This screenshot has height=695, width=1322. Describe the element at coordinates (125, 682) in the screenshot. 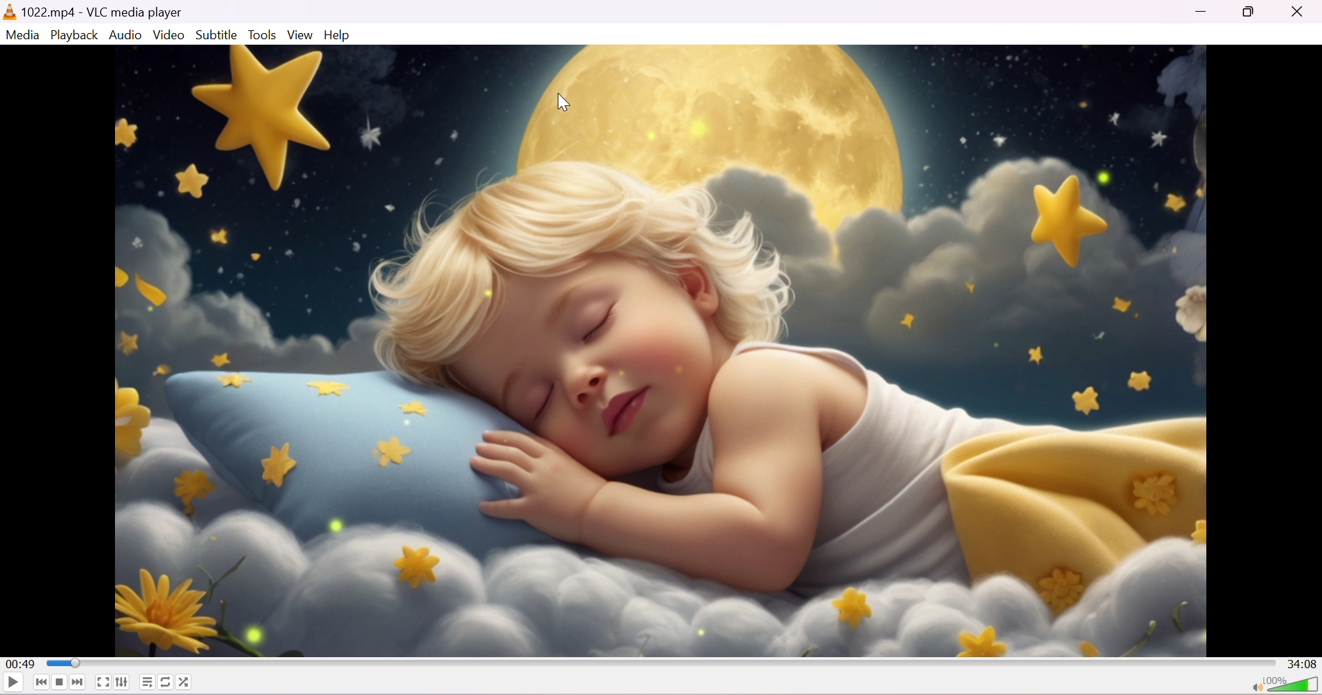

I see `Show extended settings` at that location.